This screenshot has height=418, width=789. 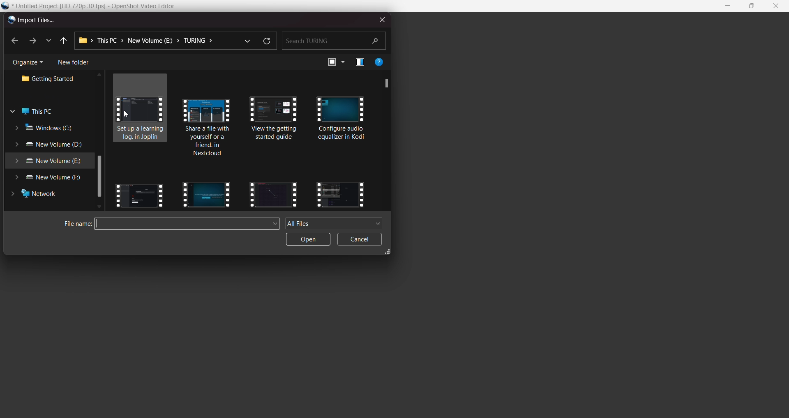 What do you see at coordinates (188, 225) in the screenshot?
I see `enter file name` at bounding box center [188, 225].